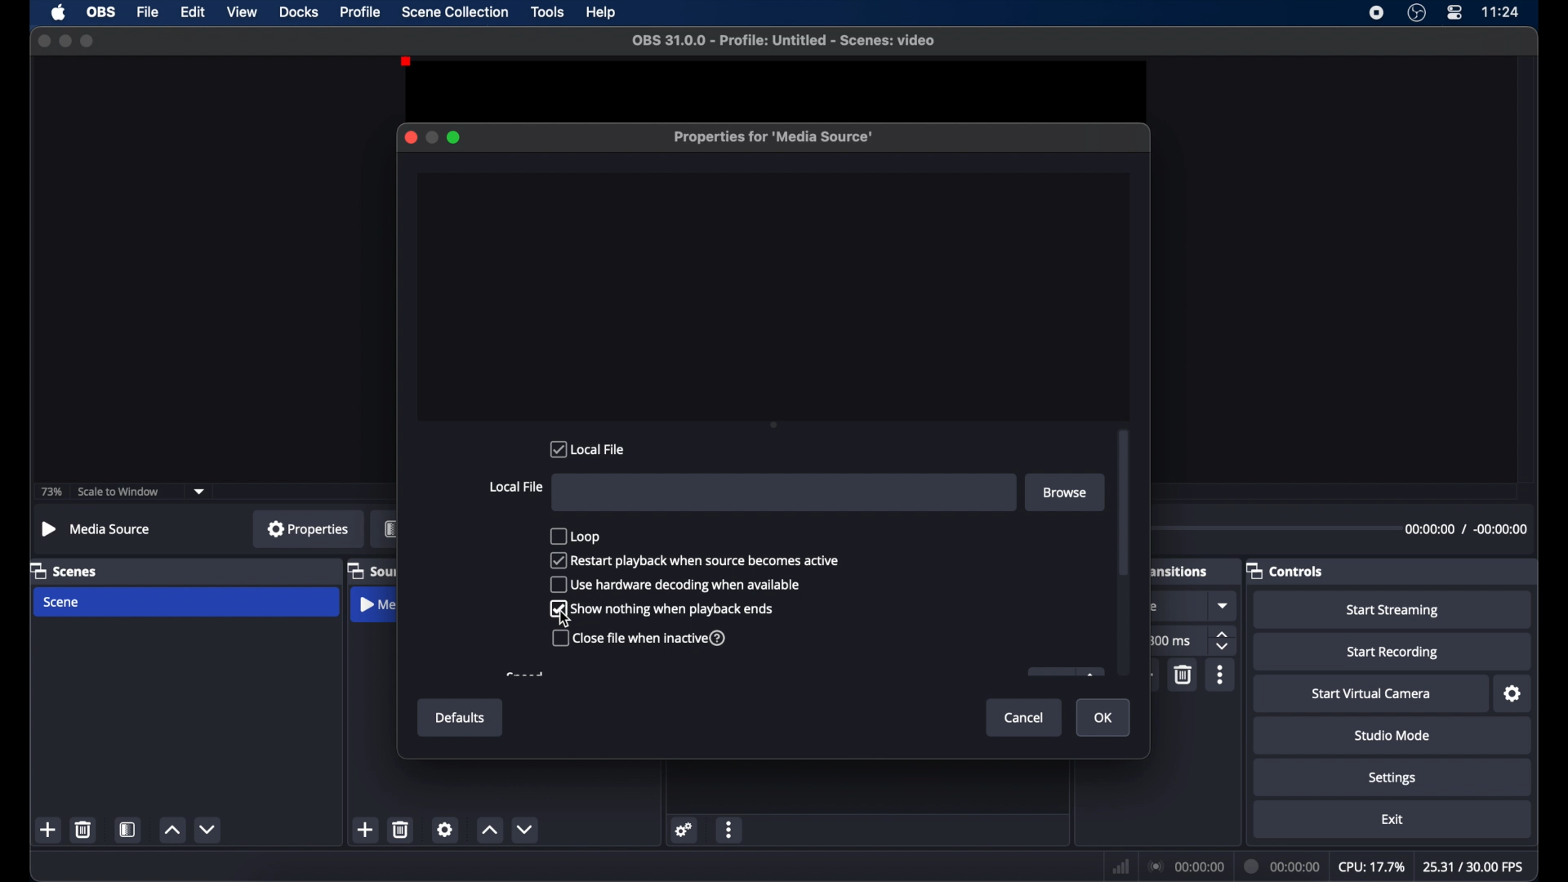 This screenshot has height=882, width=1568. Describe the element at coordinates (1123, 502) in the screenshot. I see `scroll box` at that location.